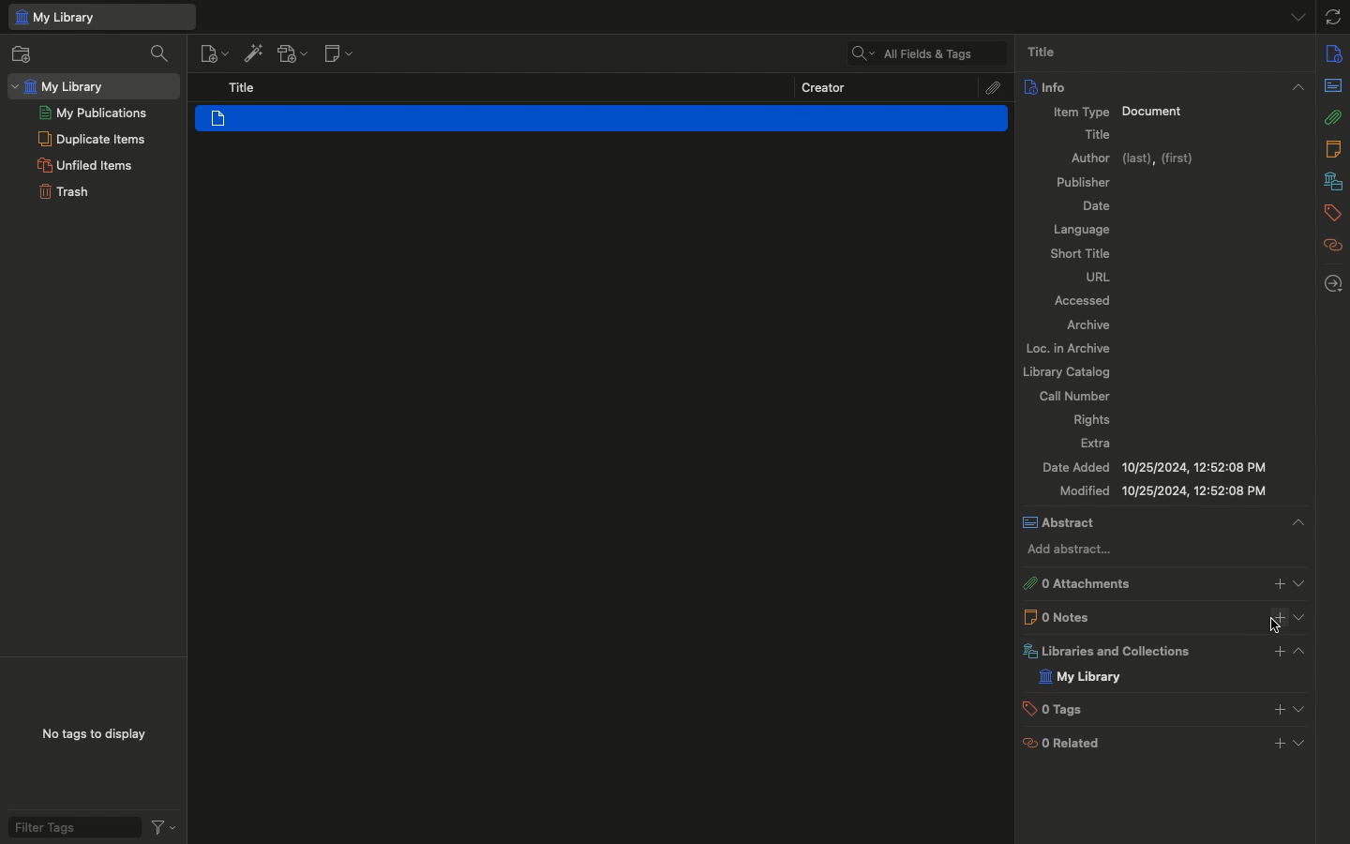 Image resolution: width=1350 pixels, height=844 pixels. Describe the element at coordinates (92, 138) in the screenshot. I see `Duplicate items` at that location.